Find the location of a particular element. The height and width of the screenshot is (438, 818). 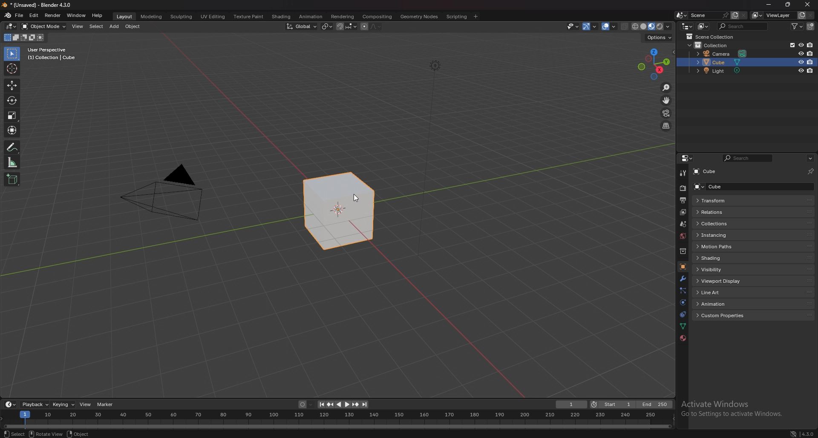

file is located at coordinates (20, 15).